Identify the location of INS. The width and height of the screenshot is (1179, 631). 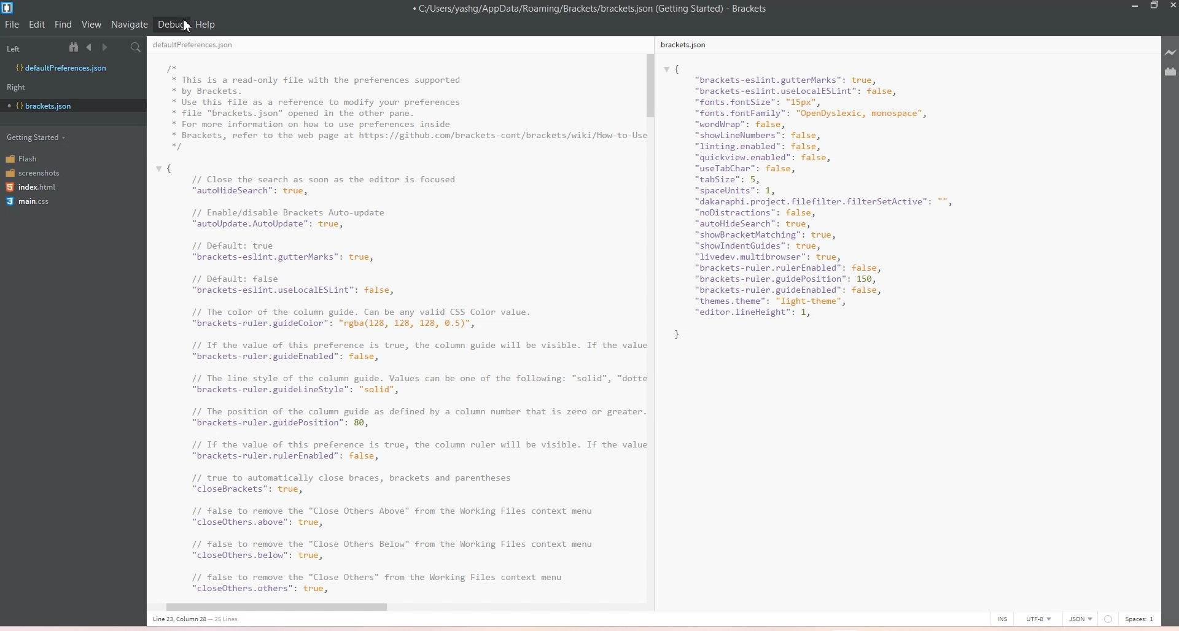
(1002, 618).